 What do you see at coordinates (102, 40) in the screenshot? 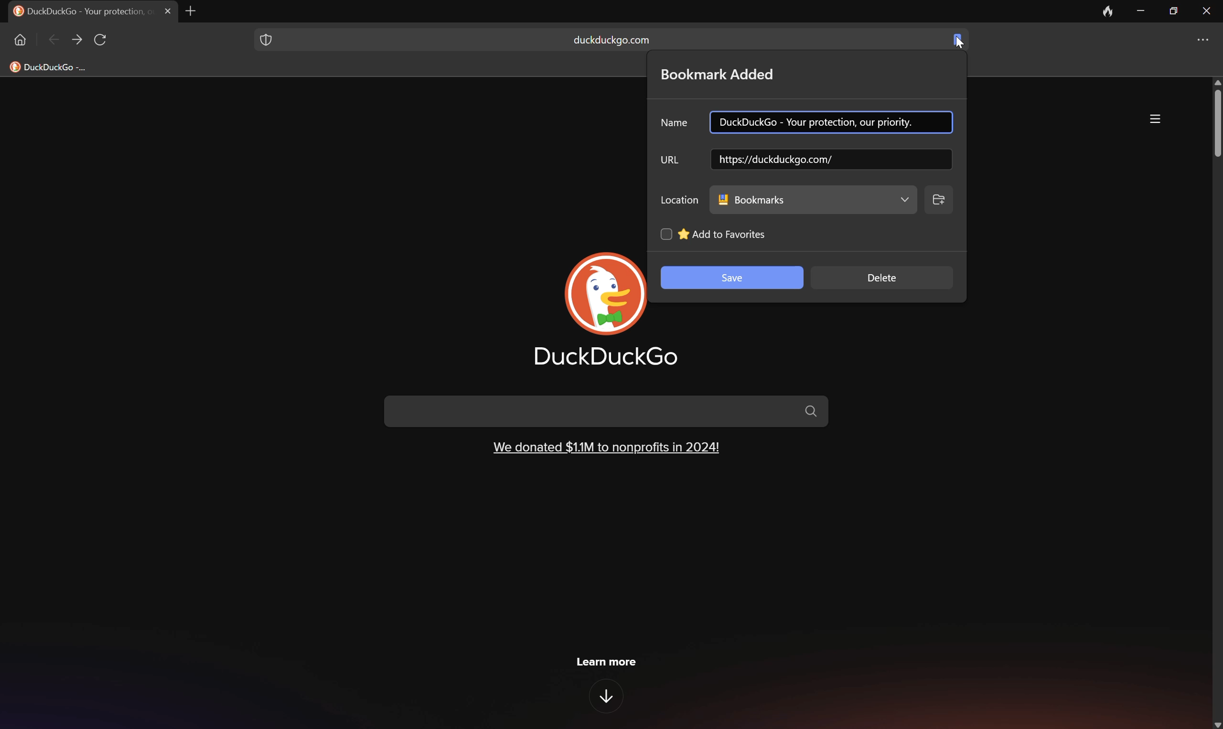
I see `Reload` at bounding box center [102, 40].